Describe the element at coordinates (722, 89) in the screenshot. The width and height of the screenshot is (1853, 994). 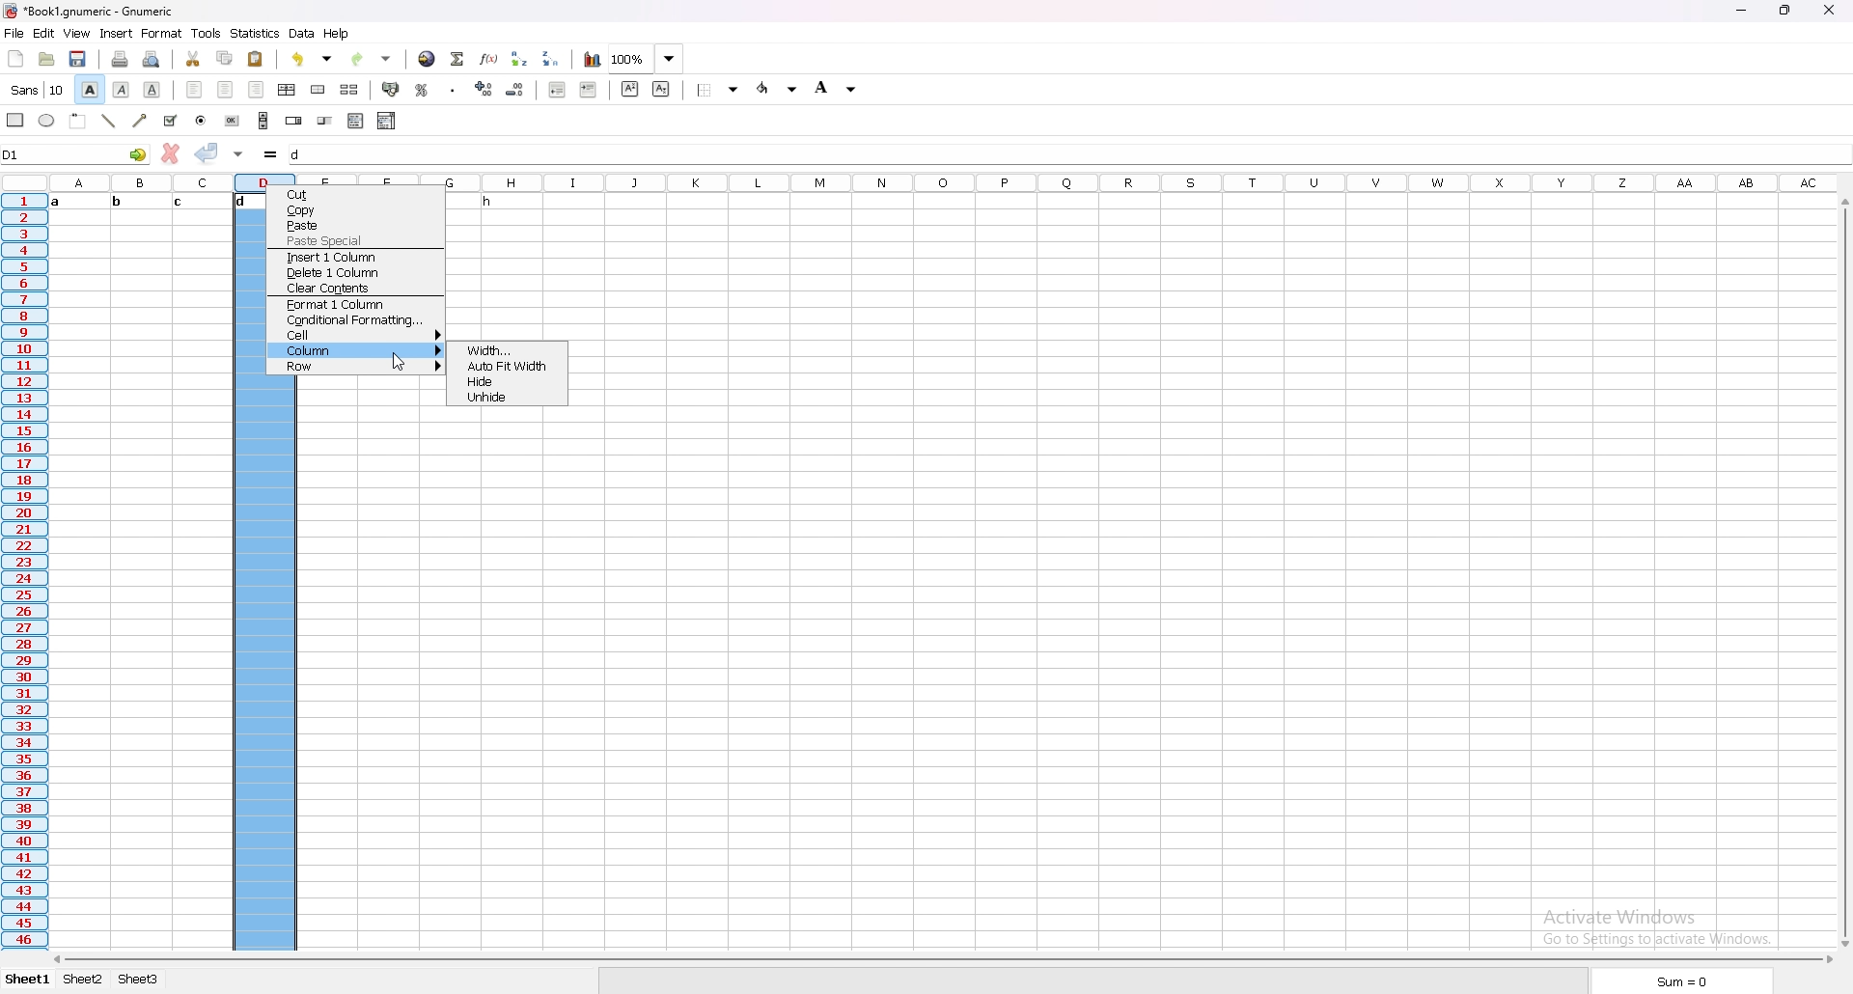
I see `border` at that location.